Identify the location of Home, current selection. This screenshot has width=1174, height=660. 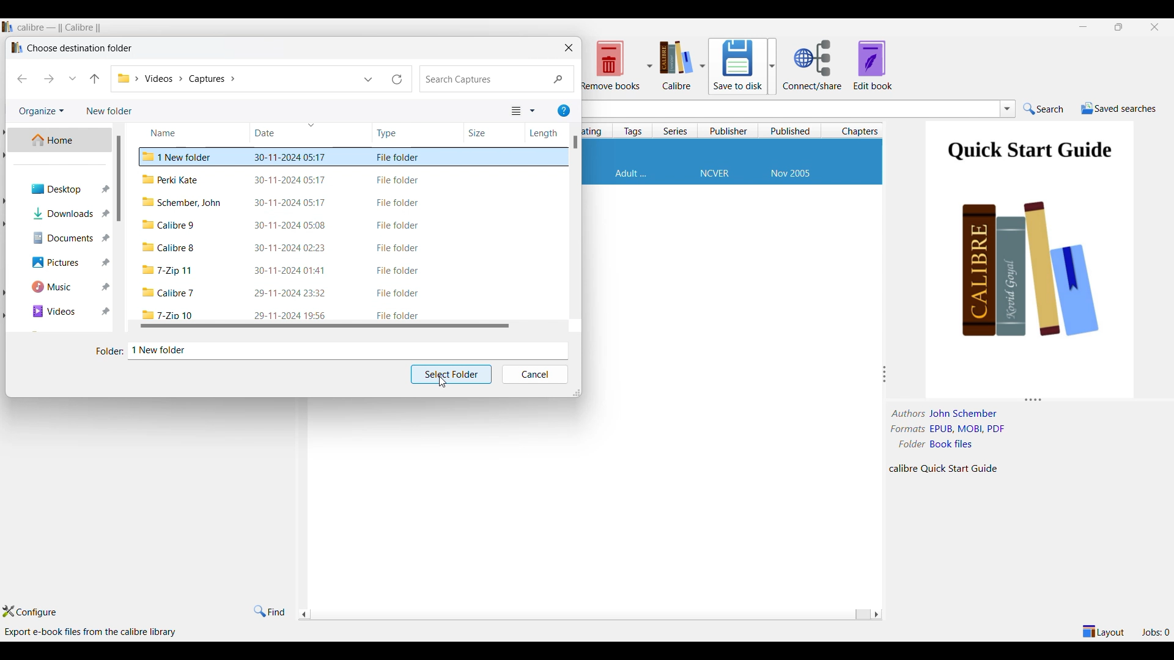
(59, 140).